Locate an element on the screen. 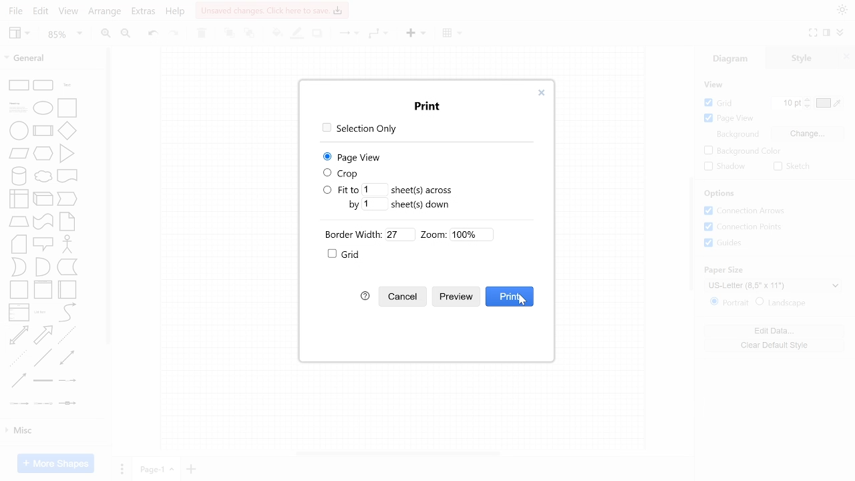 Image resolution: width=855 pixels, height=481 pixels. Vertical slide bar is located at coordinates (691, 233).